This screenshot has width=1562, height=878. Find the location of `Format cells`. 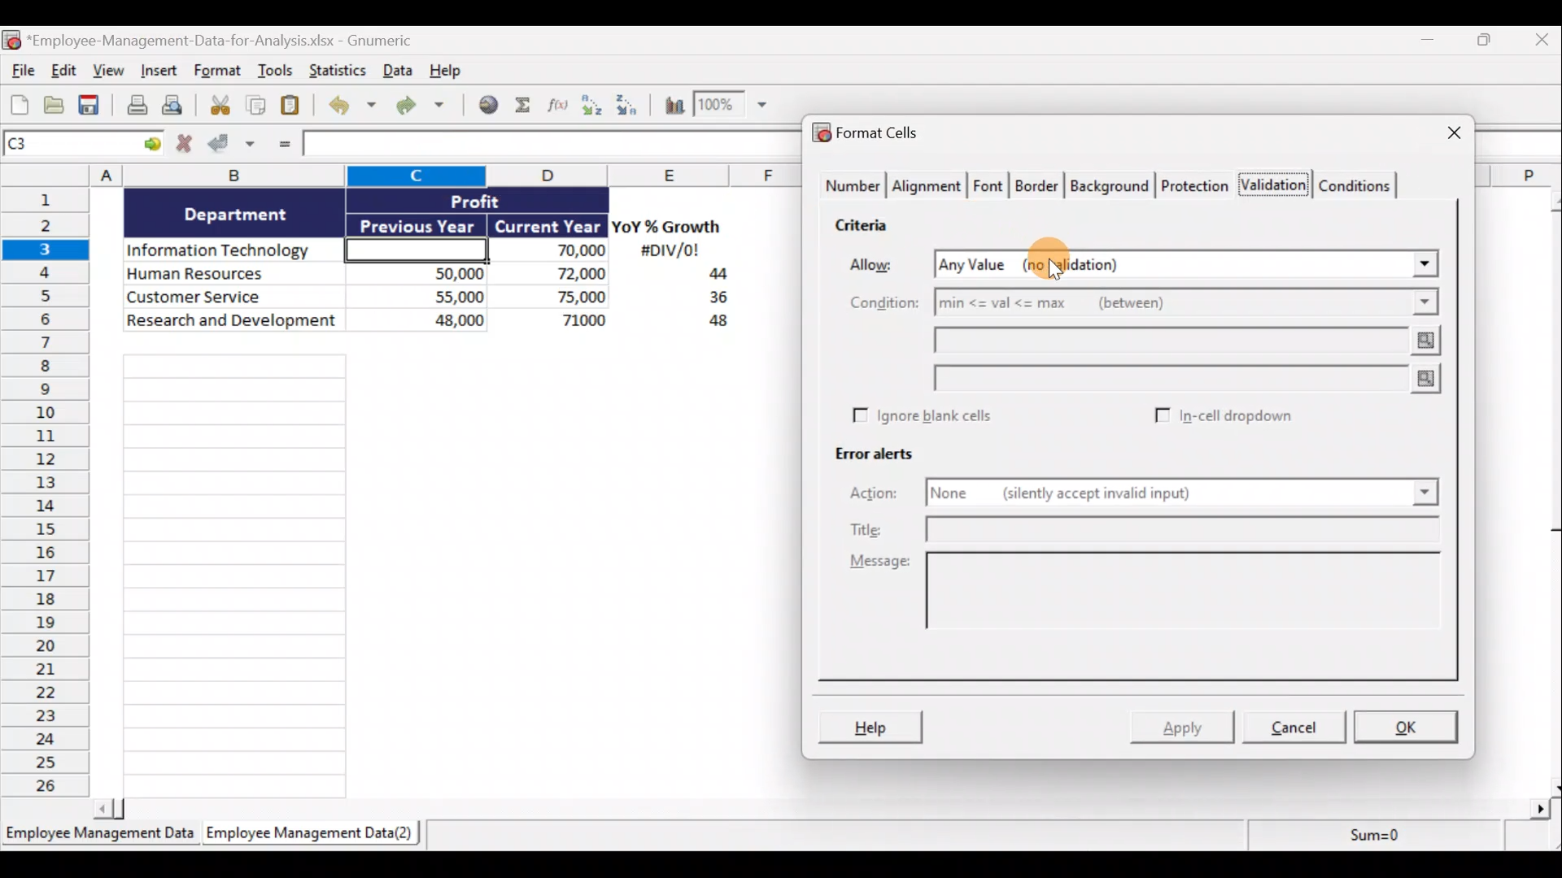

Format cells is located at coordinates (870, 135).